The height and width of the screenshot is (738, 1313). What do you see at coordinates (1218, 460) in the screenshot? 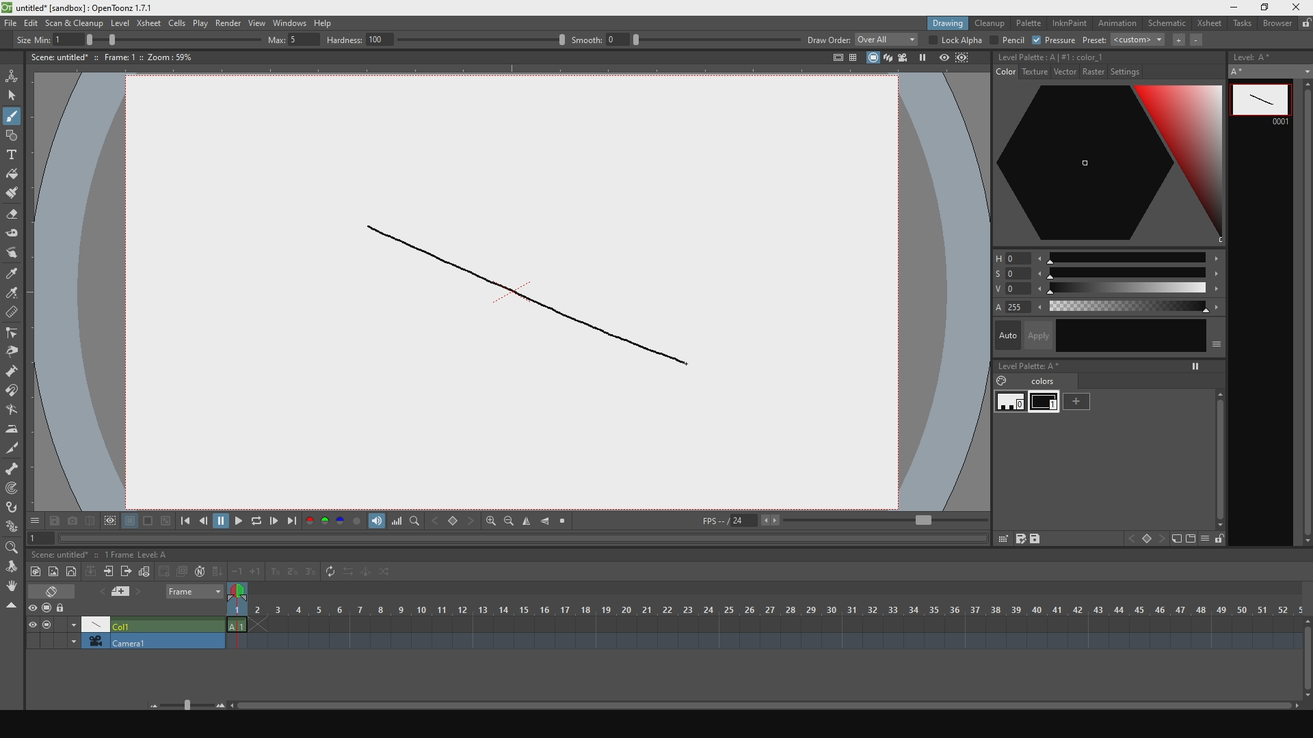
I see `scroll bar` at bounding box center [1218, 460].